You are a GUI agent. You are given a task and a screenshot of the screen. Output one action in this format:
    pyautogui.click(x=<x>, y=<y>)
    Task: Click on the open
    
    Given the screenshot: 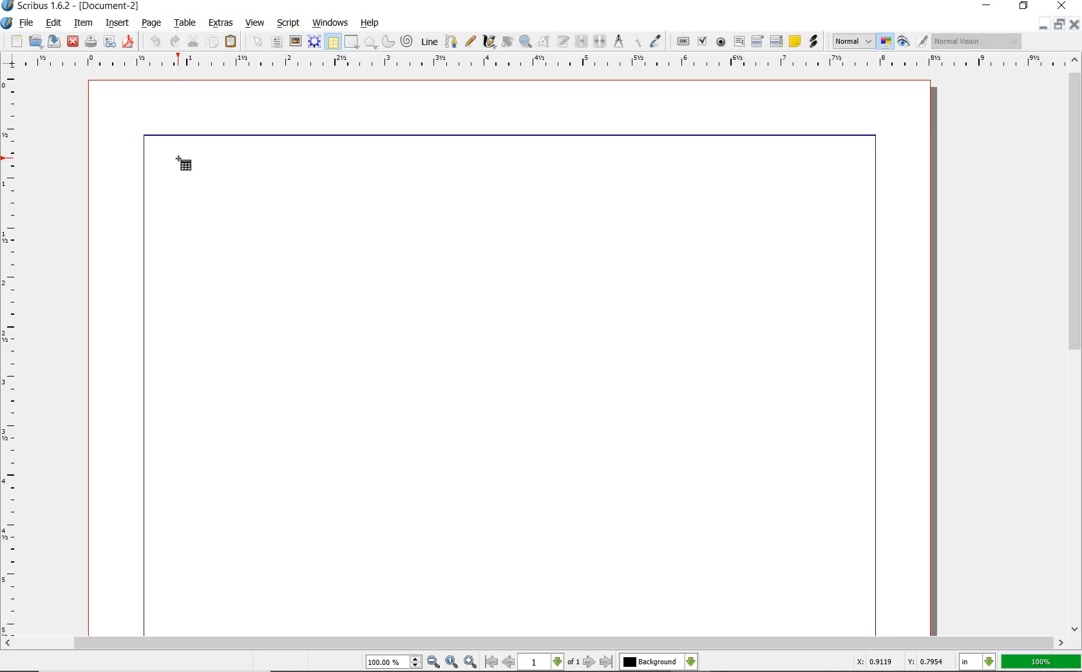 What is the action you would take?
    pyautogui.click(x=35, y=42)
    